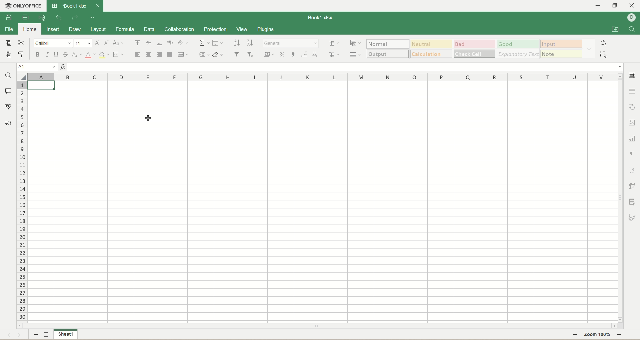 The image size is (640, 340). What do you see at coordinates (77, 19) in the screenshot?
I see `redo` at bounding box center [77, 19].